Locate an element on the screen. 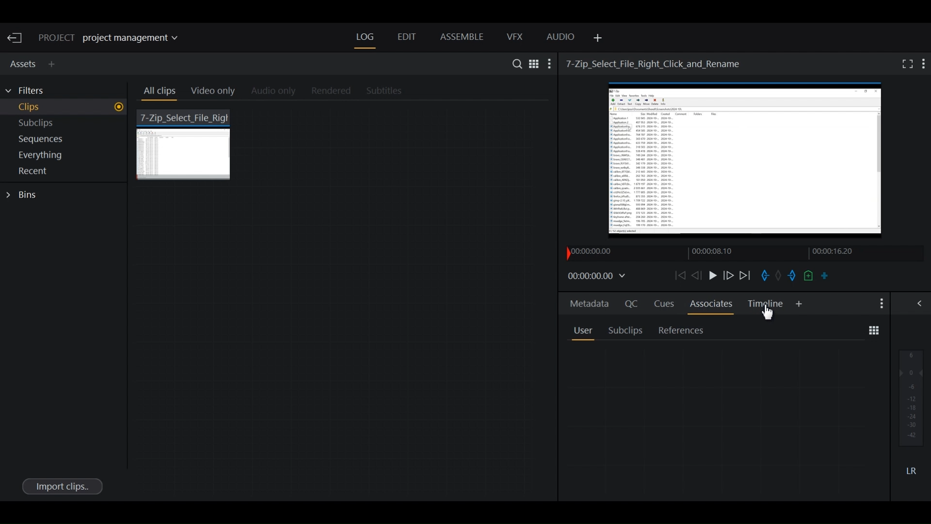 Image resolution: width=931 pixels, height=524 pixels. Show Clips in current project is located at coordinates (65, 108).